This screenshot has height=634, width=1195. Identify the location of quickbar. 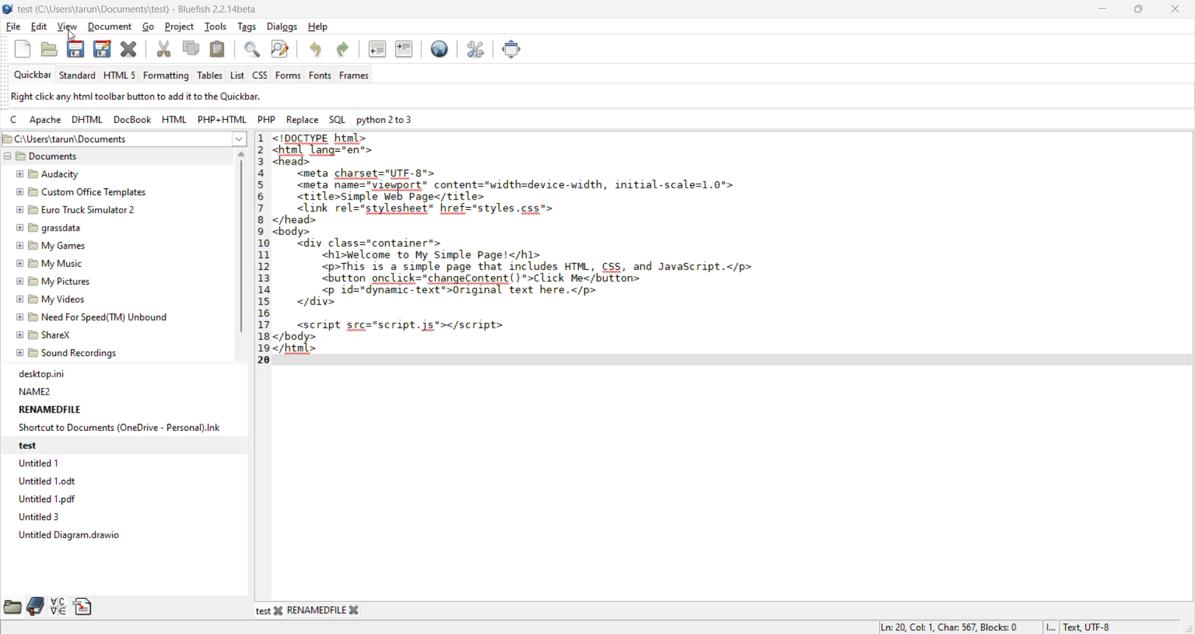
(34, 75).